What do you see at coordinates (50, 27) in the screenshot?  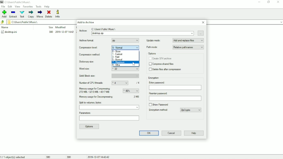 I see `Size` at bounding box center [50, 27].